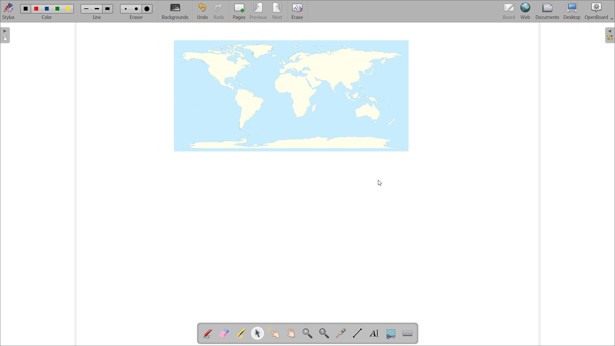 This screenshot has width=615, height=346. What do you see at coordinates (147, 9) in the screenshot?
I see `large` at bounding box center [147, 9].